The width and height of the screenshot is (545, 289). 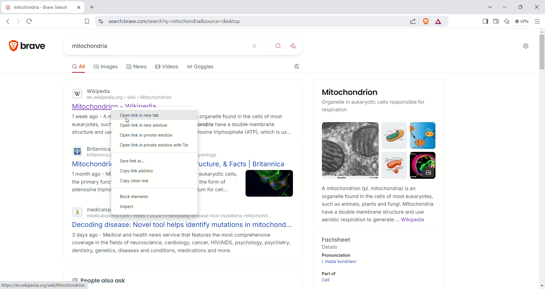 What do you see at coordinates (490, 7) in the screenshot?
I see `search tab` at bounding box center [490, 7].